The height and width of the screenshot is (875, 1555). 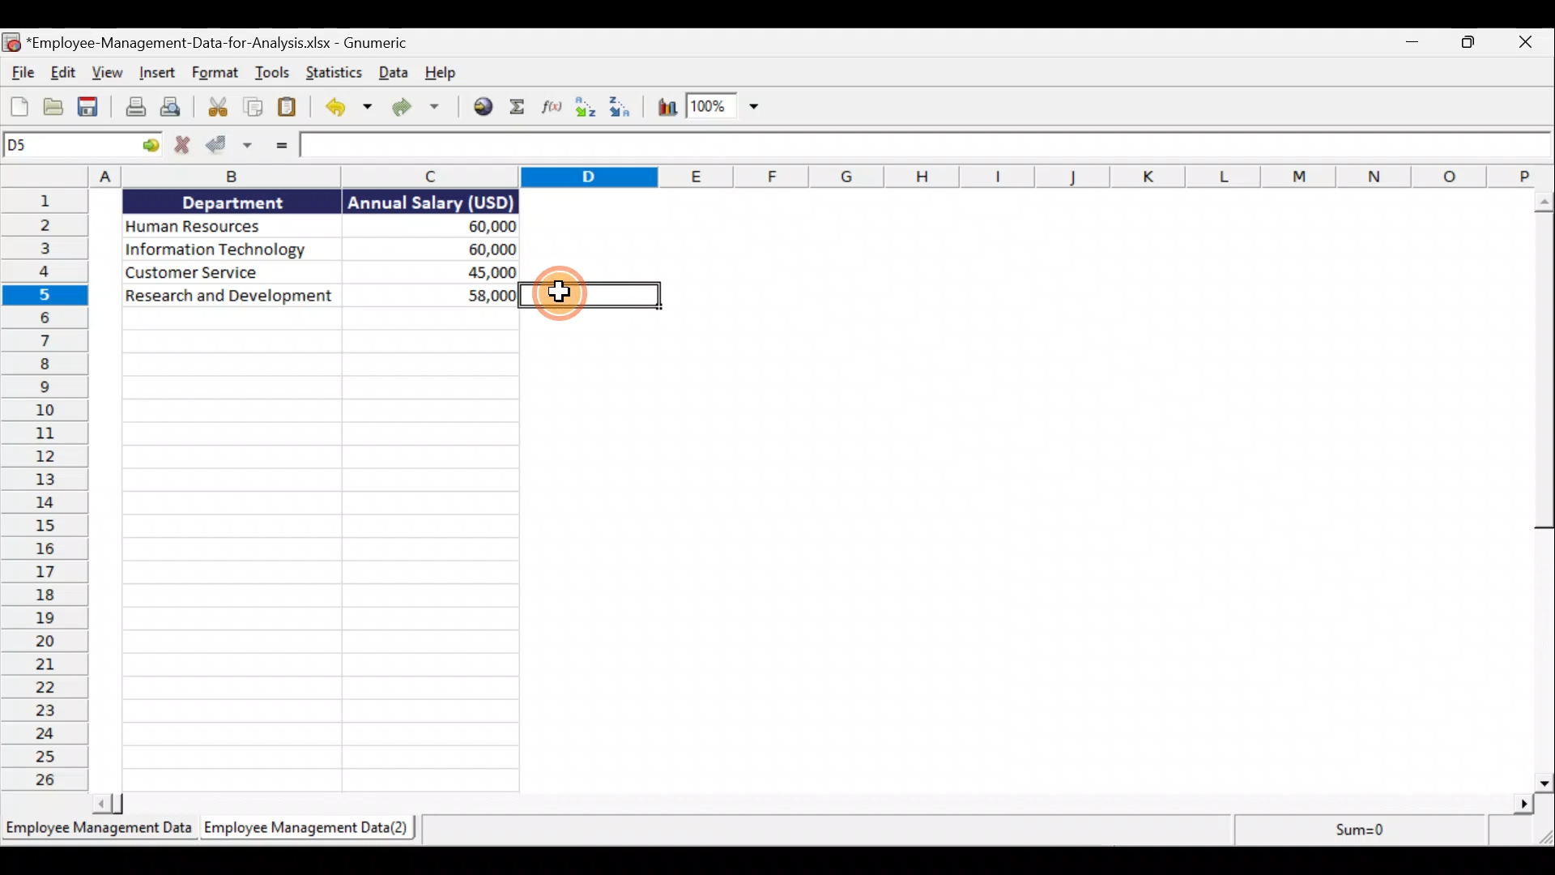 What do you see at coordinates (1527, 43) in the screenshot?
I see `Close` at bounding box center [1527, 43].